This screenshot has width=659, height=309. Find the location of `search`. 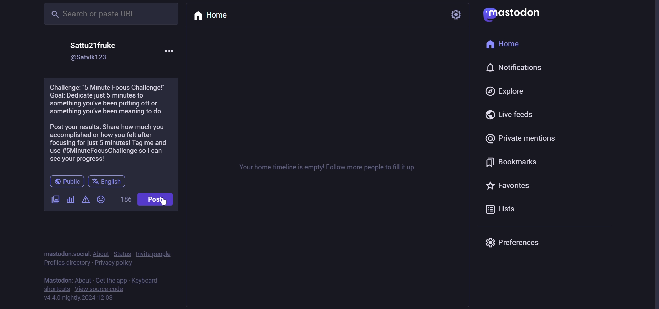

search is located at coordinates (111, 13).